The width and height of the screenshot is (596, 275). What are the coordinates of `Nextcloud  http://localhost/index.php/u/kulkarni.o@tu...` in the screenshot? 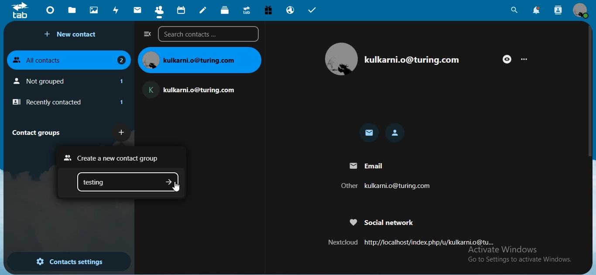 It's located at (408, 243).